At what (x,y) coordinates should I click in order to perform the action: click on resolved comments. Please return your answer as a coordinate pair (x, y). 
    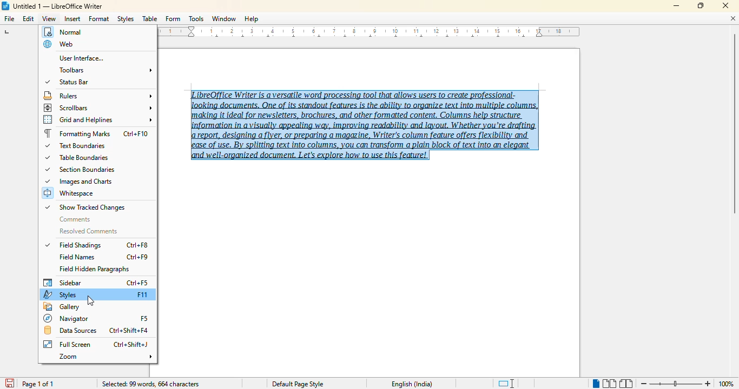
    Looking at the image, I should click on (90, 231).